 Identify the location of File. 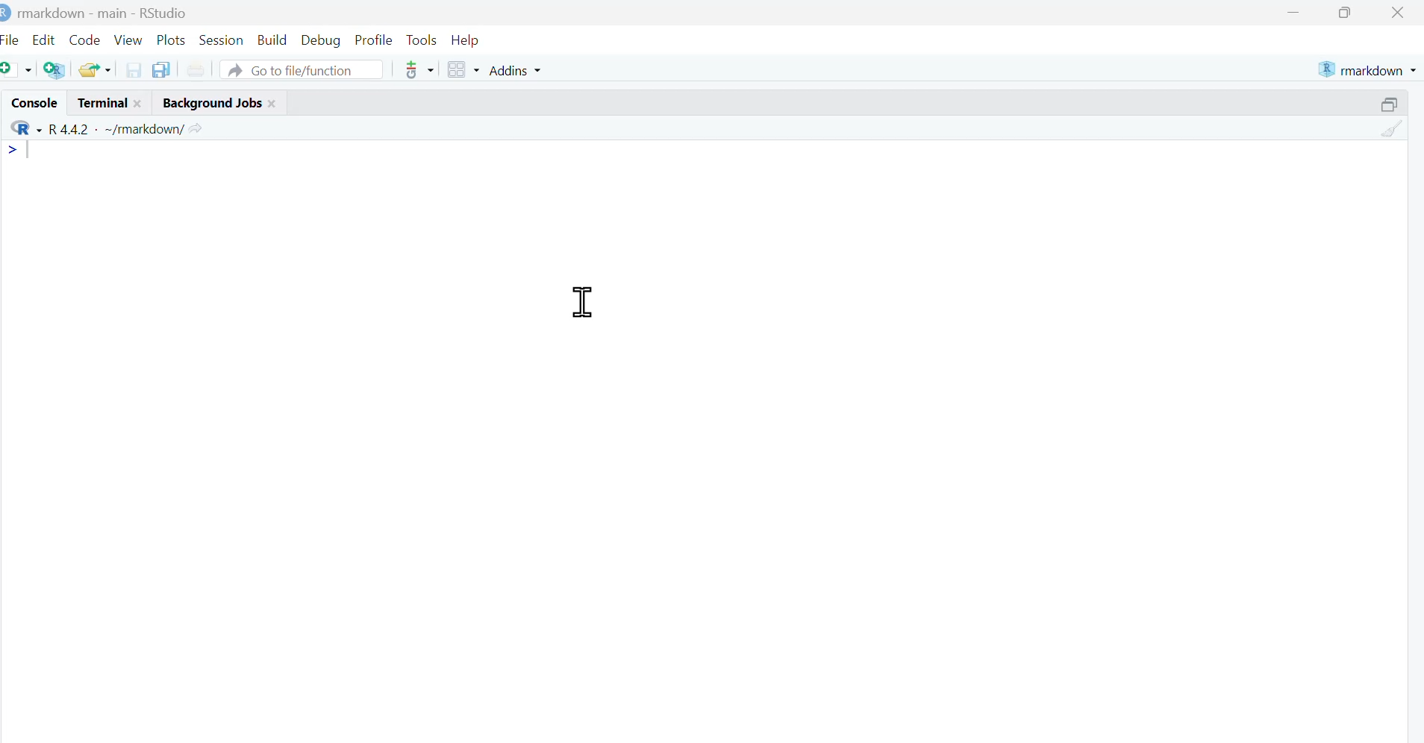
(12, 37).